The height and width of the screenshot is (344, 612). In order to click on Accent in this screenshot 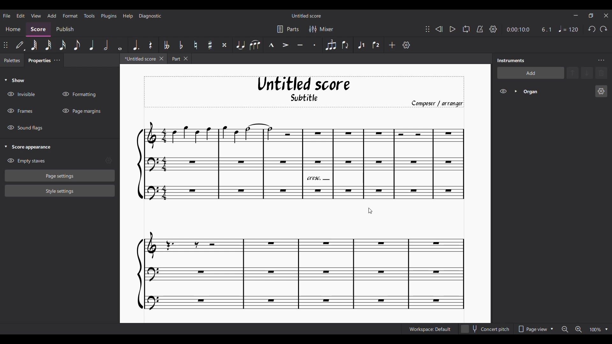, I will do `click(285, 45)`.